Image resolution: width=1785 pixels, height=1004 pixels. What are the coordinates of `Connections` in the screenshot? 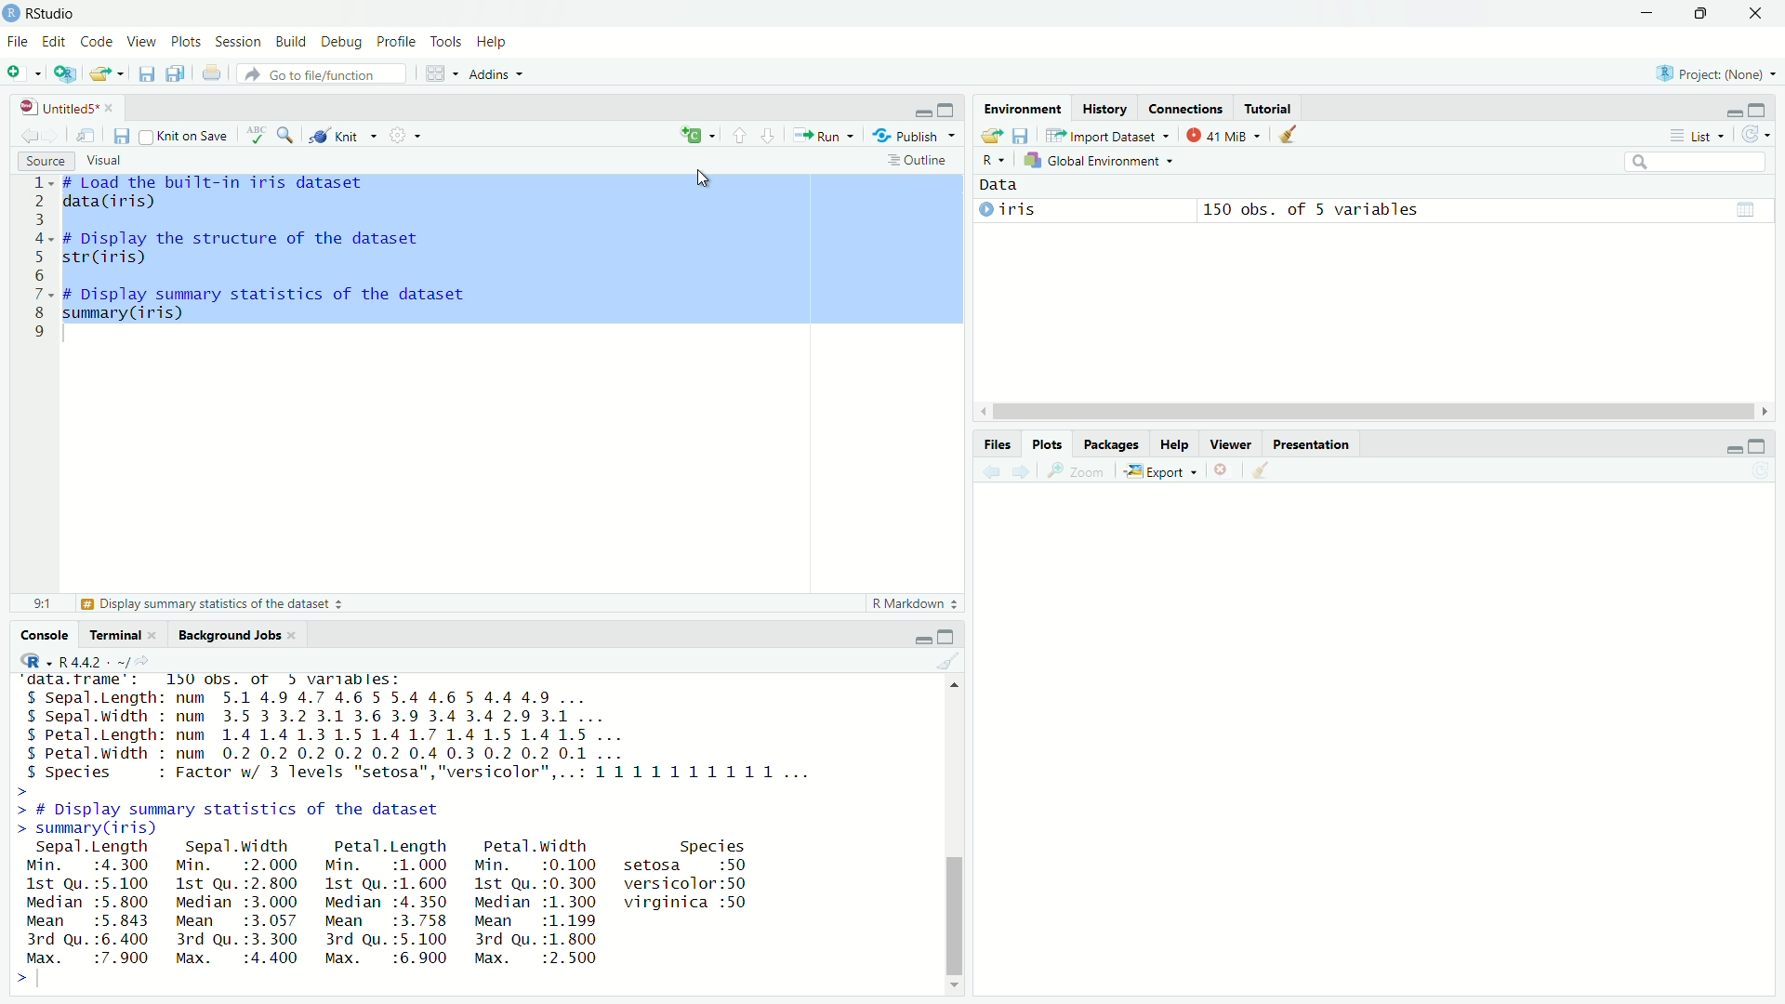 It's located at (1185, 107).